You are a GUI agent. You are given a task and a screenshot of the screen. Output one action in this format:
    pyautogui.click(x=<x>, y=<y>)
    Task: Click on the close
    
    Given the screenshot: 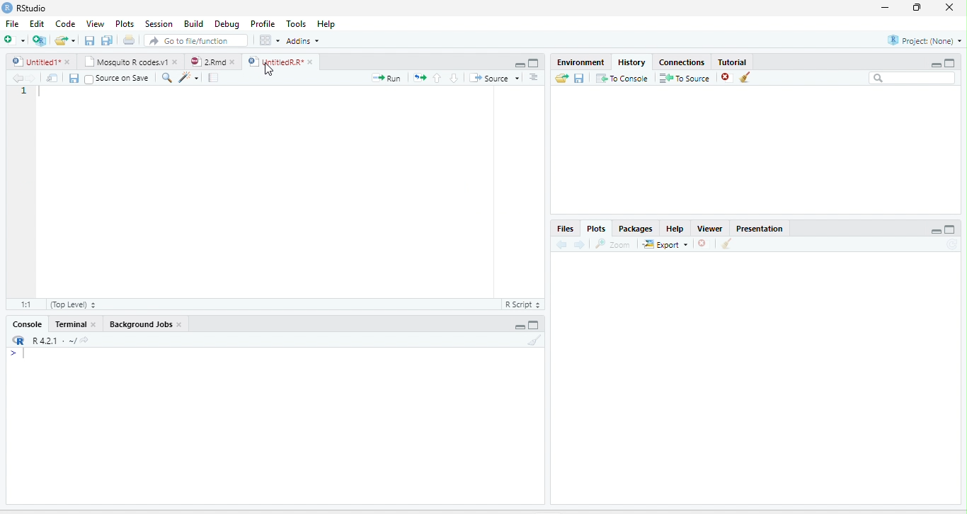 What is the action you would take?
    pyautogui.click(x=949, y=8)
    